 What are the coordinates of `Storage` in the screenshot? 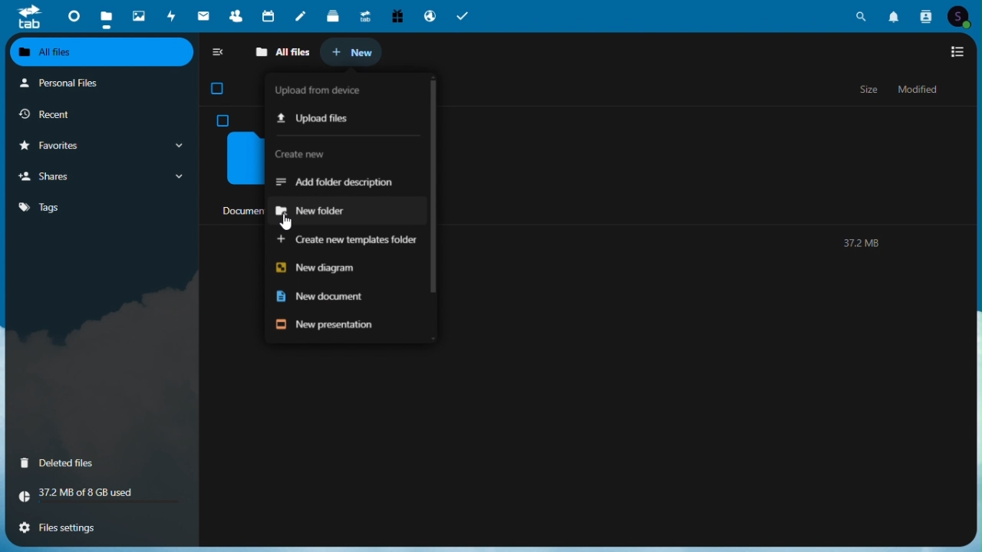 It's located at (97, 498).